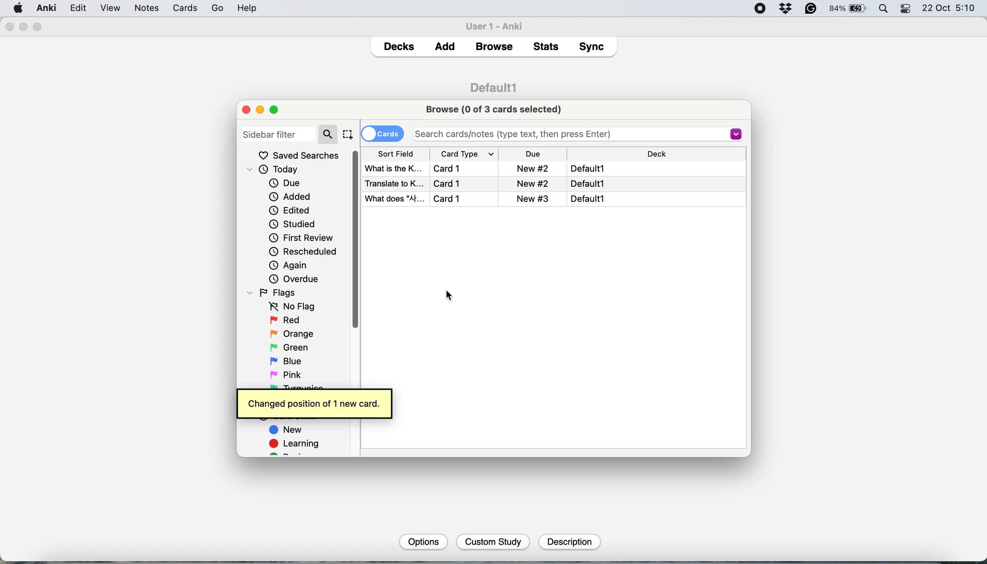  Describe the element at coordinates (292, 334) in the screenshot. I see `orange` at that location.